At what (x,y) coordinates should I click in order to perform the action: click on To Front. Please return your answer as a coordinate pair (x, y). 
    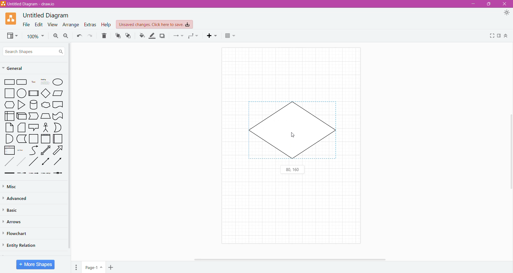
    Looking at the image, I should click on (118, 36).